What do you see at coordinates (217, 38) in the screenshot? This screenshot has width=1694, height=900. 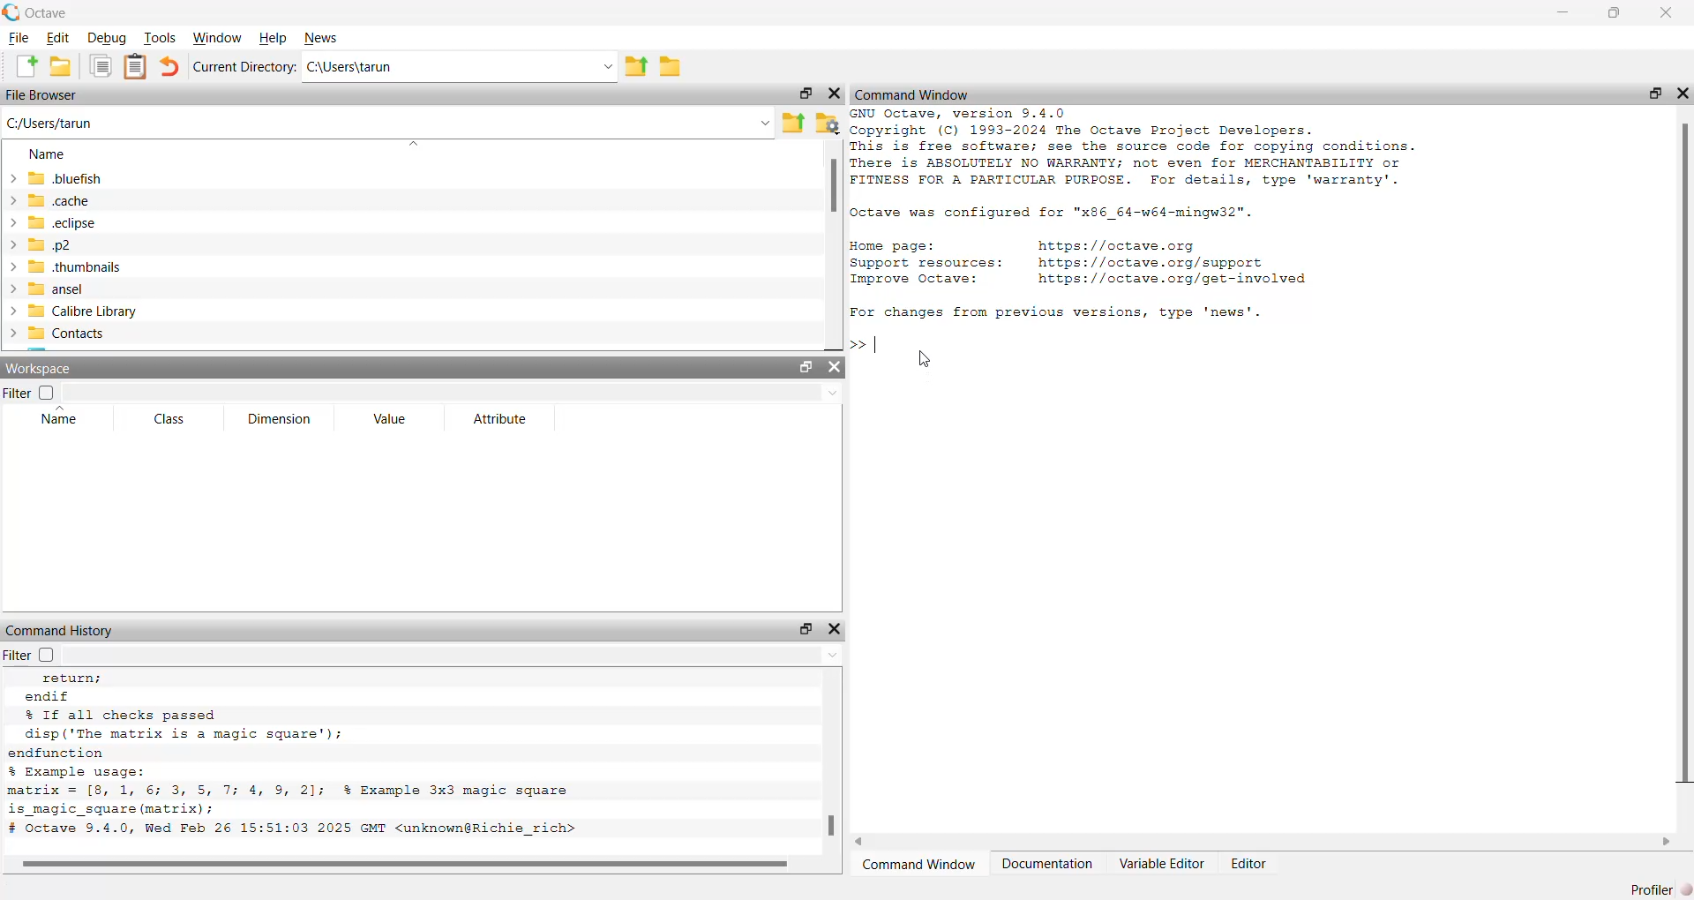 I see `Window` at bounding box center [217, 38].